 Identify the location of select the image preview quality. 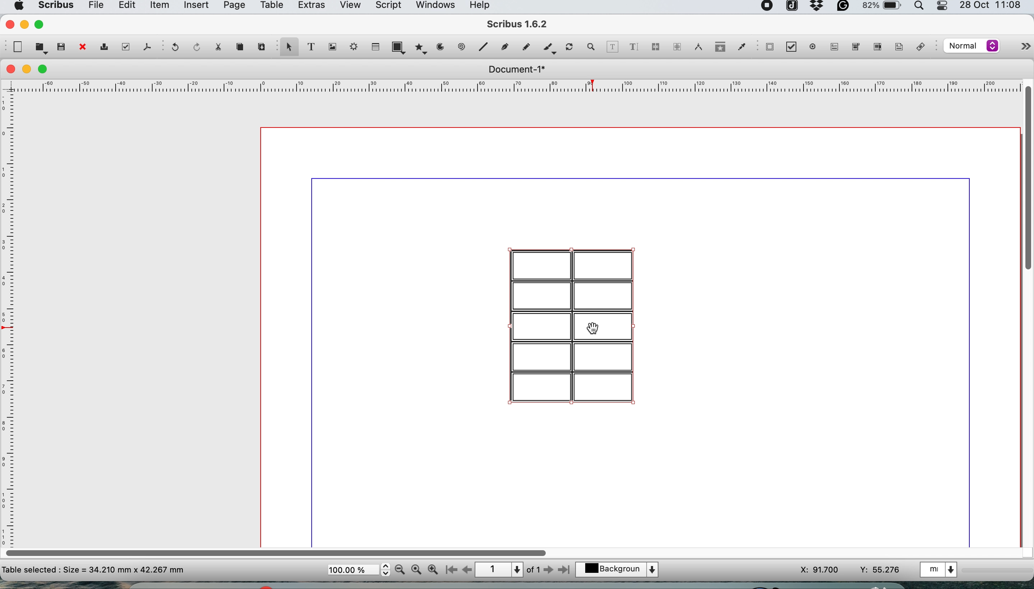
(970, 46).